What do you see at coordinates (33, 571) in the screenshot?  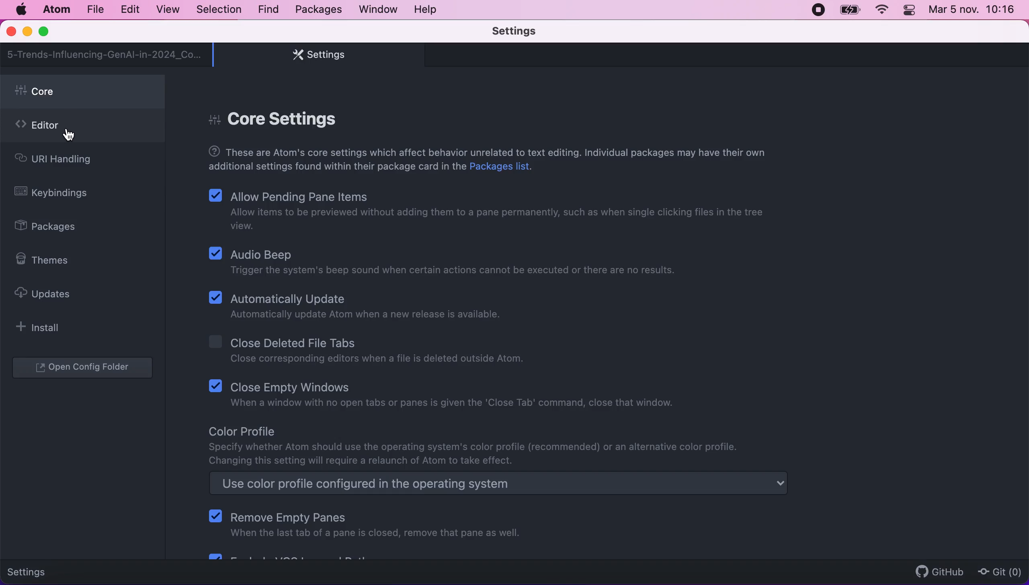 I see `settings` at bounding box center [33, 571].